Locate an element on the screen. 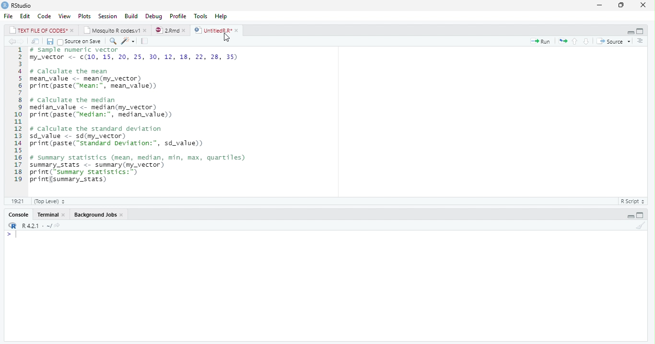 Image resolution: width=655 pixels, height=344 pixels. line numbers is located at coordinates (16, 115).